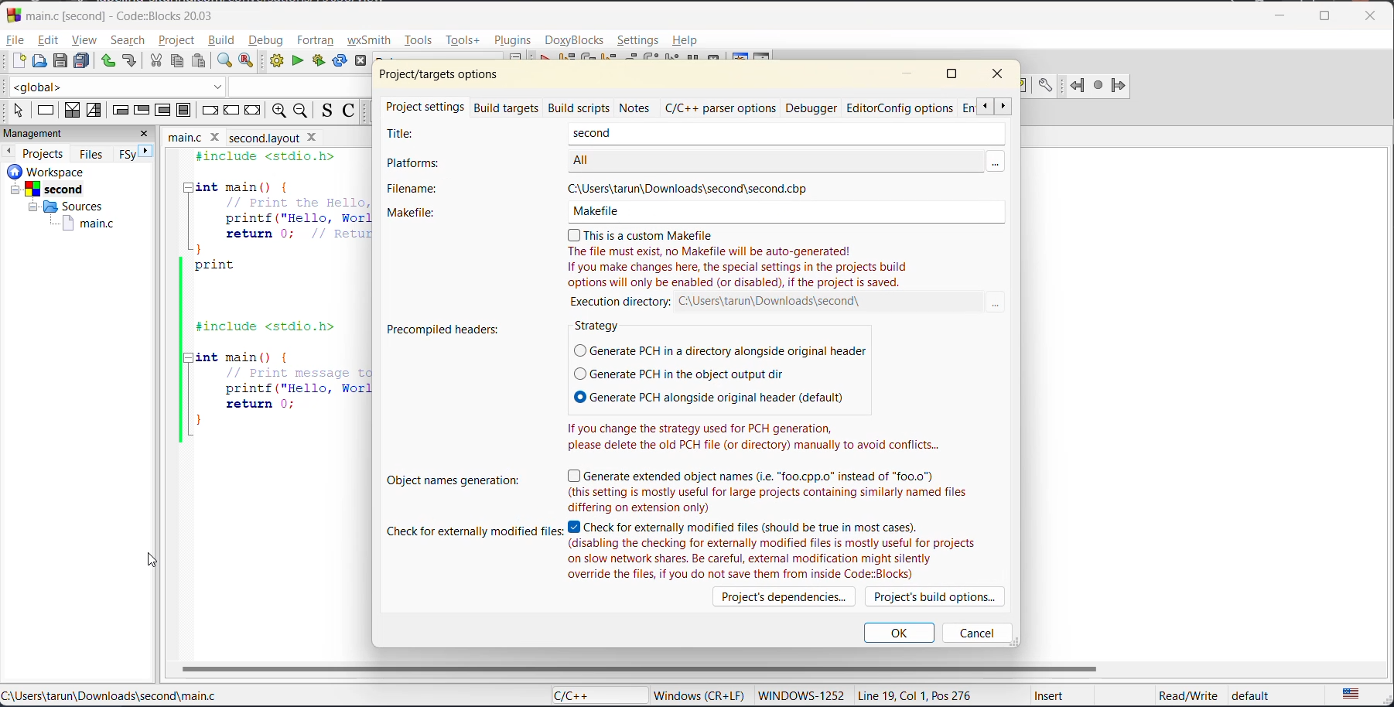 This screenshot has width=1394, height=707. Describe the element at coordinates (639, 42) in the screenshot. I see `settings` at that location.